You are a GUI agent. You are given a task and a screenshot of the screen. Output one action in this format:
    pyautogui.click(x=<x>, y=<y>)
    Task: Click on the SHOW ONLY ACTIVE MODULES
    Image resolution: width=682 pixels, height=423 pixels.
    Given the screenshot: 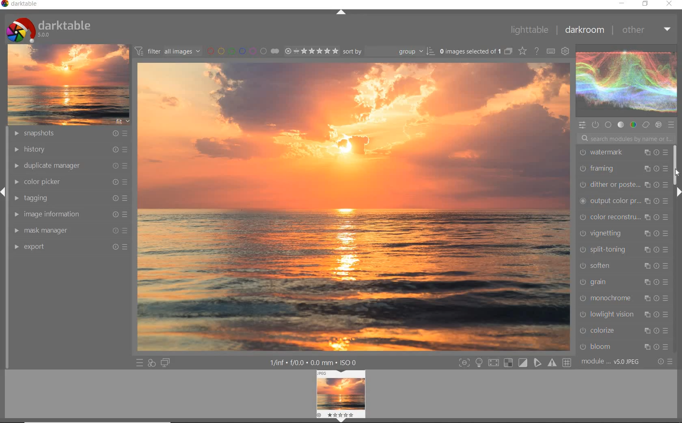 What is the action you would take?
    pyautogui.click(x=595, y=124)
    